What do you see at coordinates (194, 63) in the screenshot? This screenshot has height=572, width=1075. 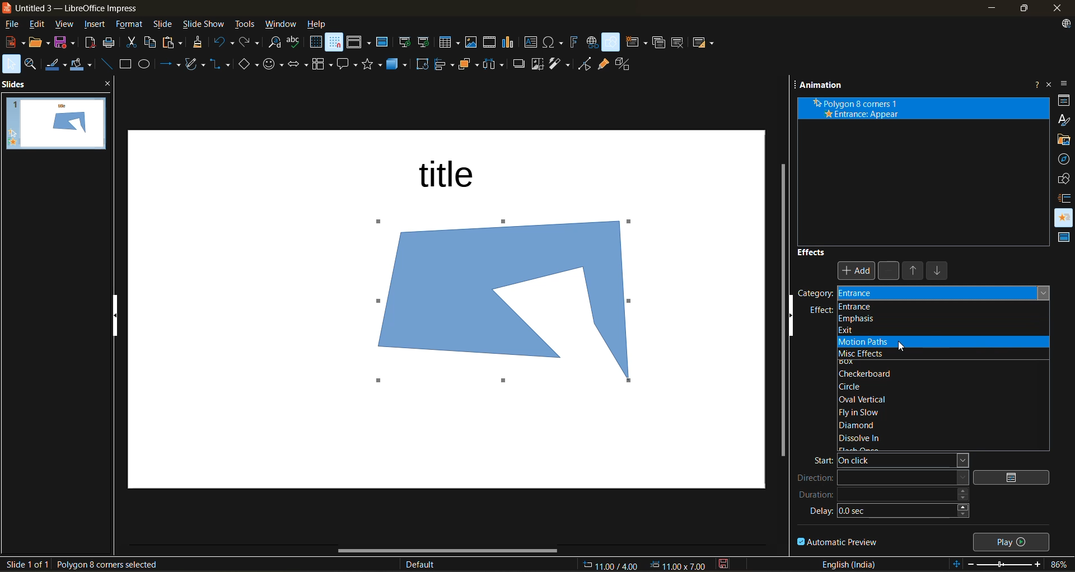 I see `shapes and polygons` at bounding box center [194, 63].